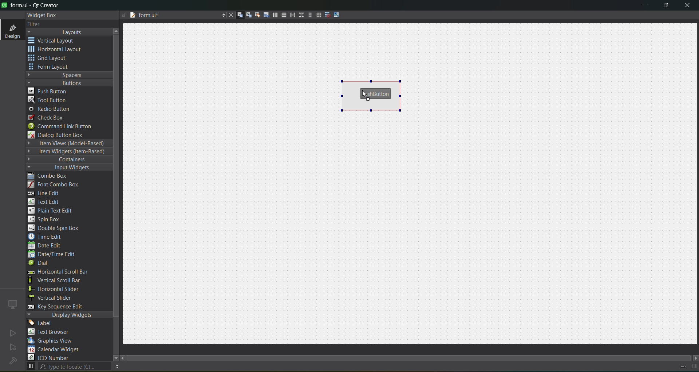 This screenshot has height=372, width=699. What do you see at coordinates (246, 15) in the screenshot?
I see `edit signals` at bounding box center [246, 15].